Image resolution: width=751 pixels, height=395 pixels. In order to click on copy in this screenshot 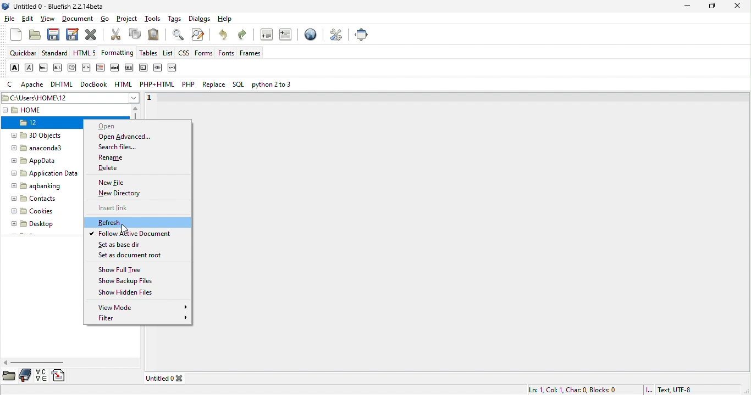, I will do `click(136, 36)`.